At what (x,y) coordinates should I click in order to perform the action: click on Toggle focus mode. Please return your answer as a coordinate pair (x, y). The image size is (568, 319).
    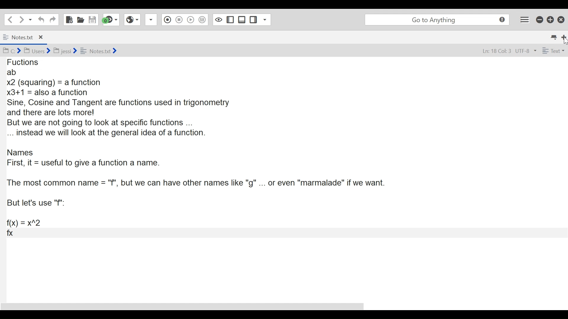
    Looking at the image, I should click on (218, 19).